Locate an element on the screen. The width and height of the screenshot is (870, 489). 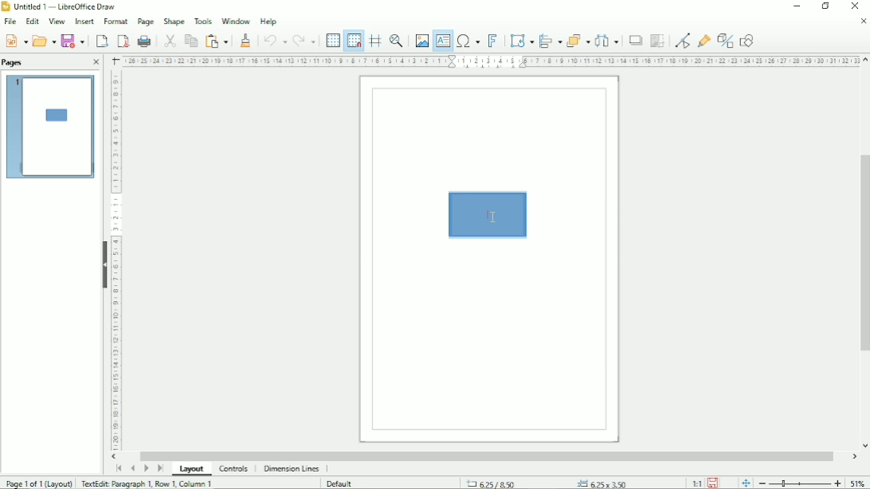
fit page to current window is located at coordinates (746, 483).